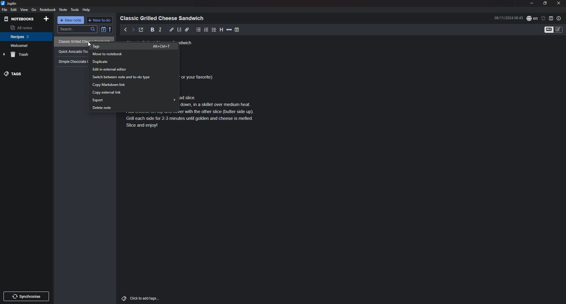  I want to click on code, so click(179, 30).